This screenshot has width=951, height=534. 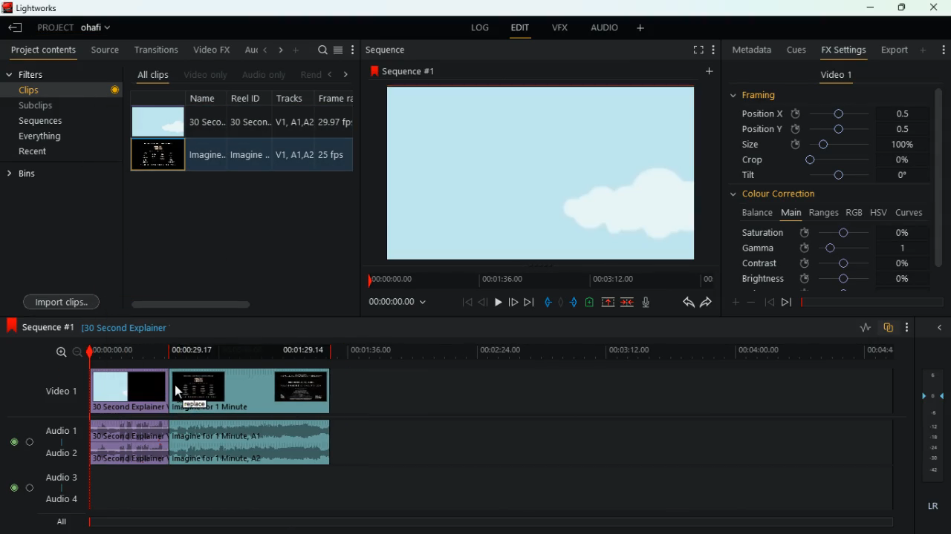 What do you see at coordinates (828, 161) in the screenshot?
I see `crop` at bounding box center [828, 161].